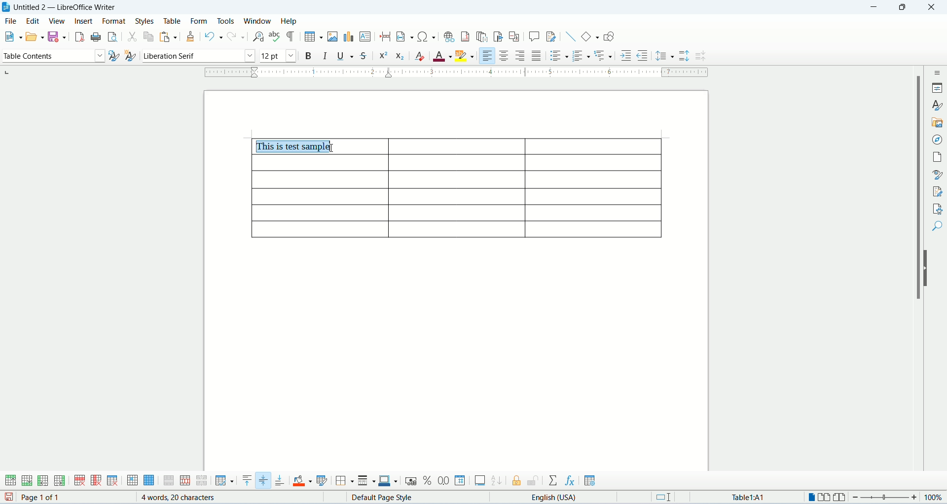 This screenshot has width=947, height=504. What do you see at coordinates (399, 57) in the screenshot?
I see `subscript` at bounding box center [399, 57].